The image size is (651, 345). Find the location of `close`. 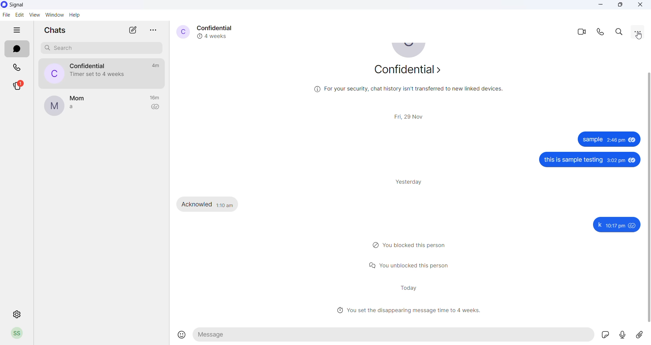

close is located at coordinates (641, 5).